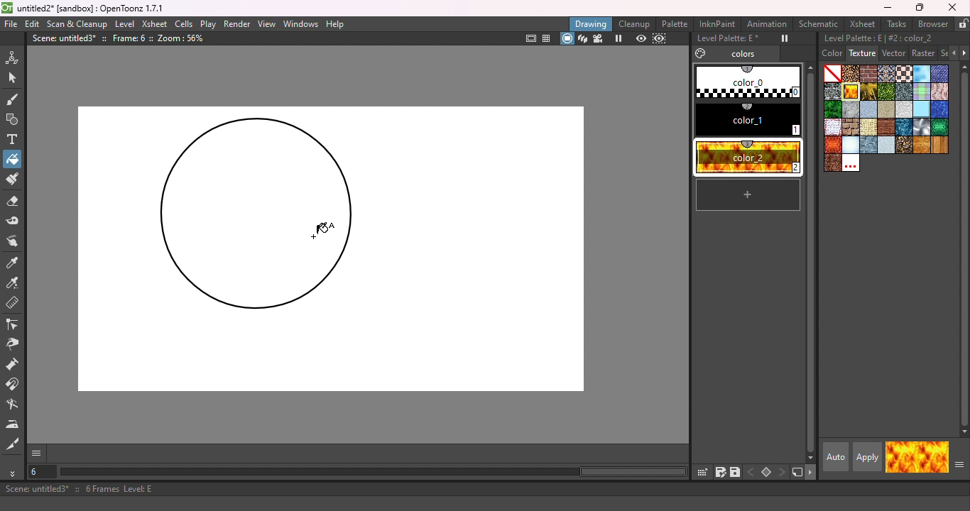  I want to click on Magnet tool, so click(13, 385).